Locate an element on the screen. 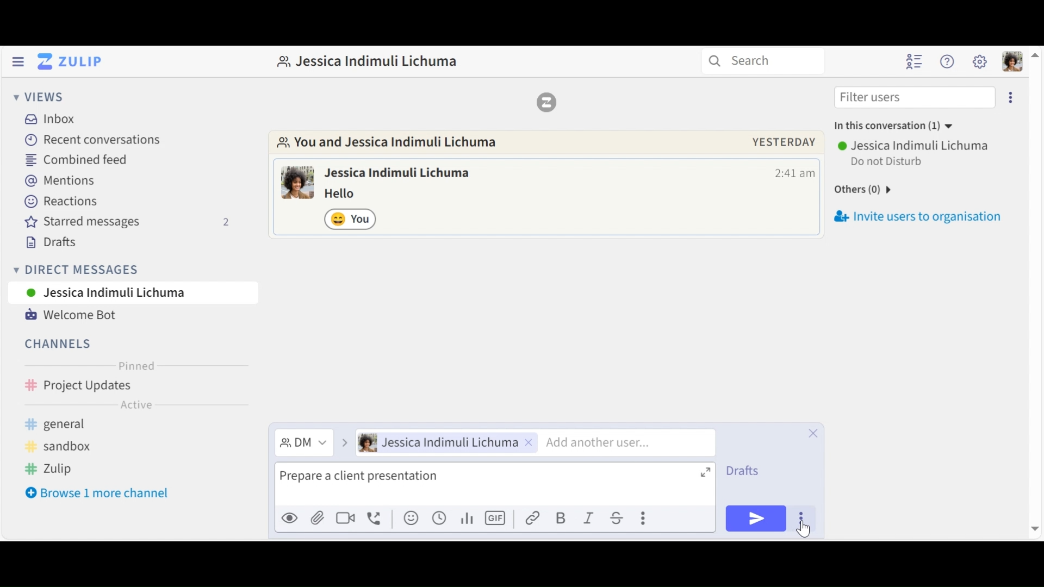 The height and width of the screenshot is (587, 1044). others(0) is located at coordinates (881, 188).